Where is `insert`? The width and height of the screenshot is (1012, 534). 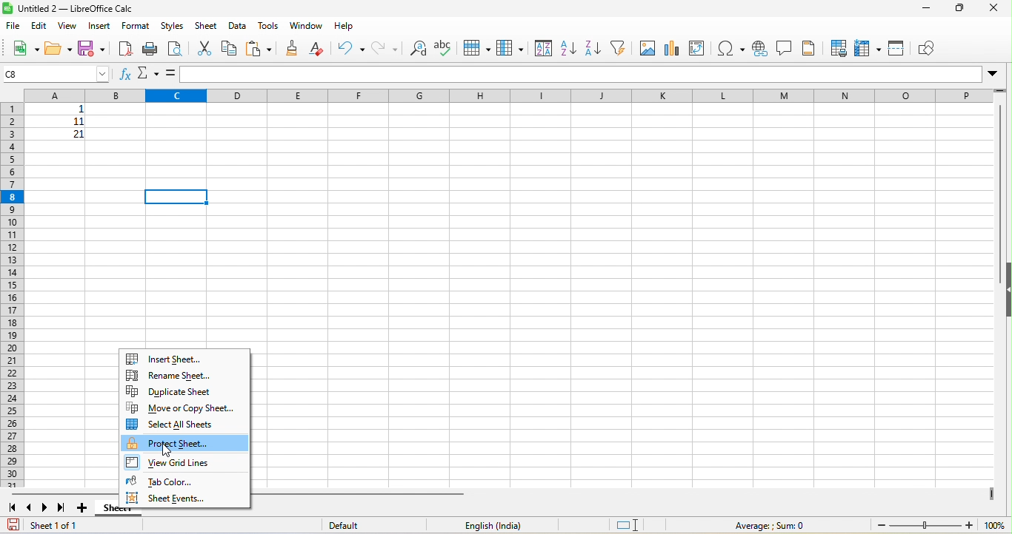 insert is located at coordinates (100, 26).